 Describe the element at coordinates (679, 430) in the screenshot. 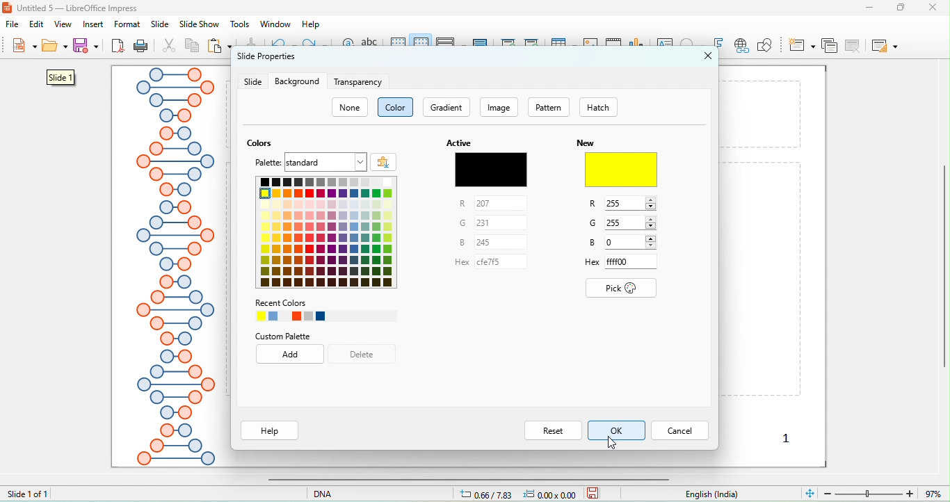

I see `cancel` at that location.